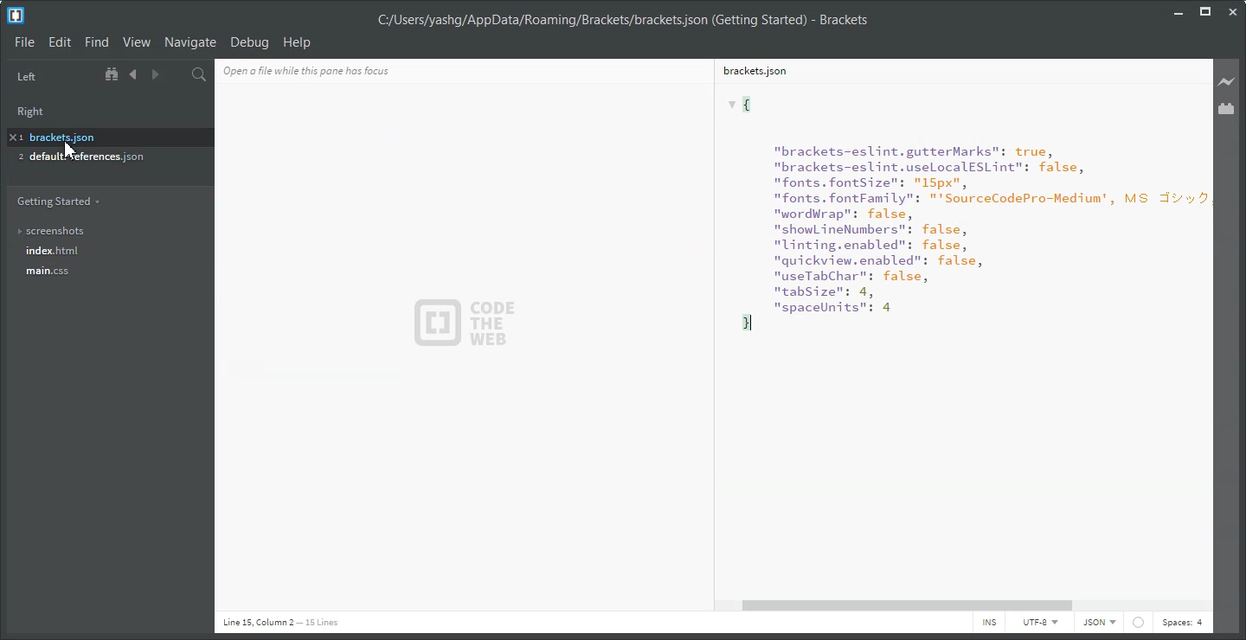 This screenshot has height=640, width=1246. I want to click on Logo, so click(16, 16).